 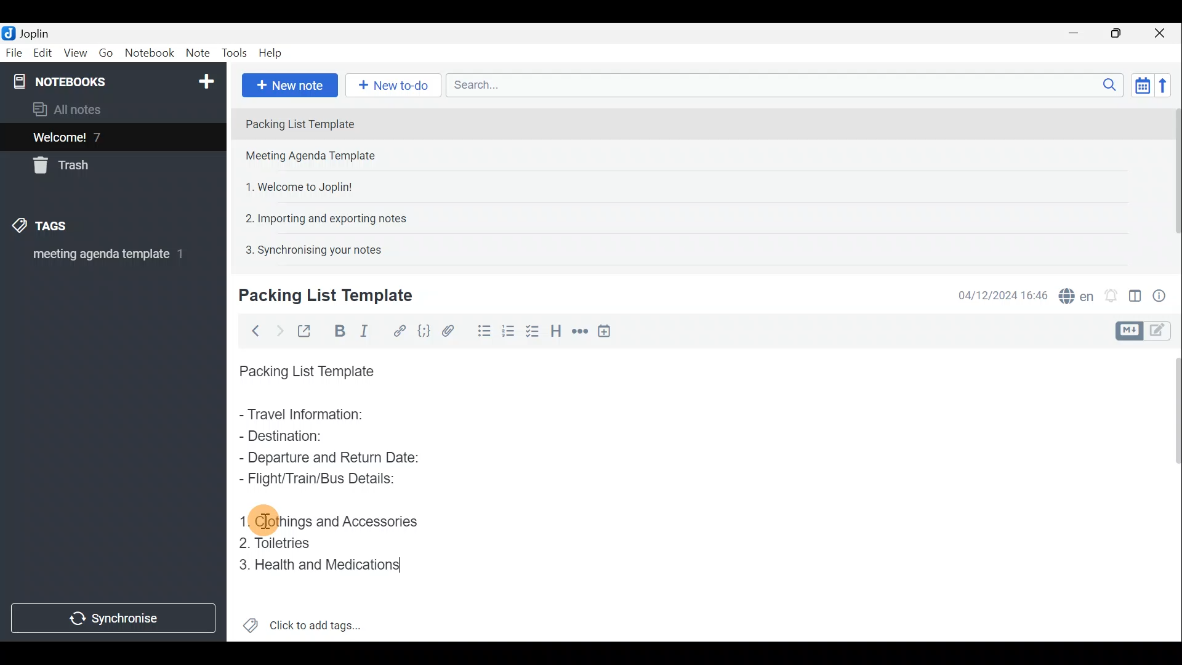 I want to click on Attach file, so click(x=448, y=330).